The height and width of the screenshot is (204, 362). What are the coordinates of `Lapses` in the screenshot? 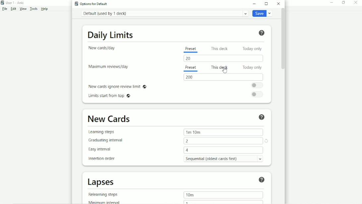 It's located at (104, 182).